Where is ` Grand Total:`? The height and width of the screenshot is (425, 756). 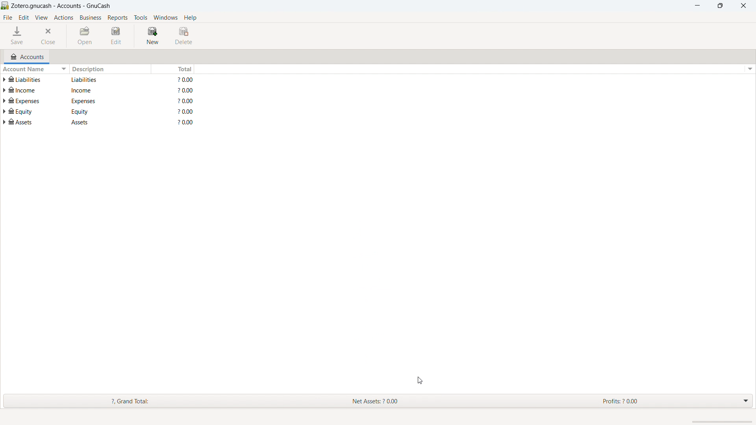  Grand Total: is located at coordinates (143, 401).